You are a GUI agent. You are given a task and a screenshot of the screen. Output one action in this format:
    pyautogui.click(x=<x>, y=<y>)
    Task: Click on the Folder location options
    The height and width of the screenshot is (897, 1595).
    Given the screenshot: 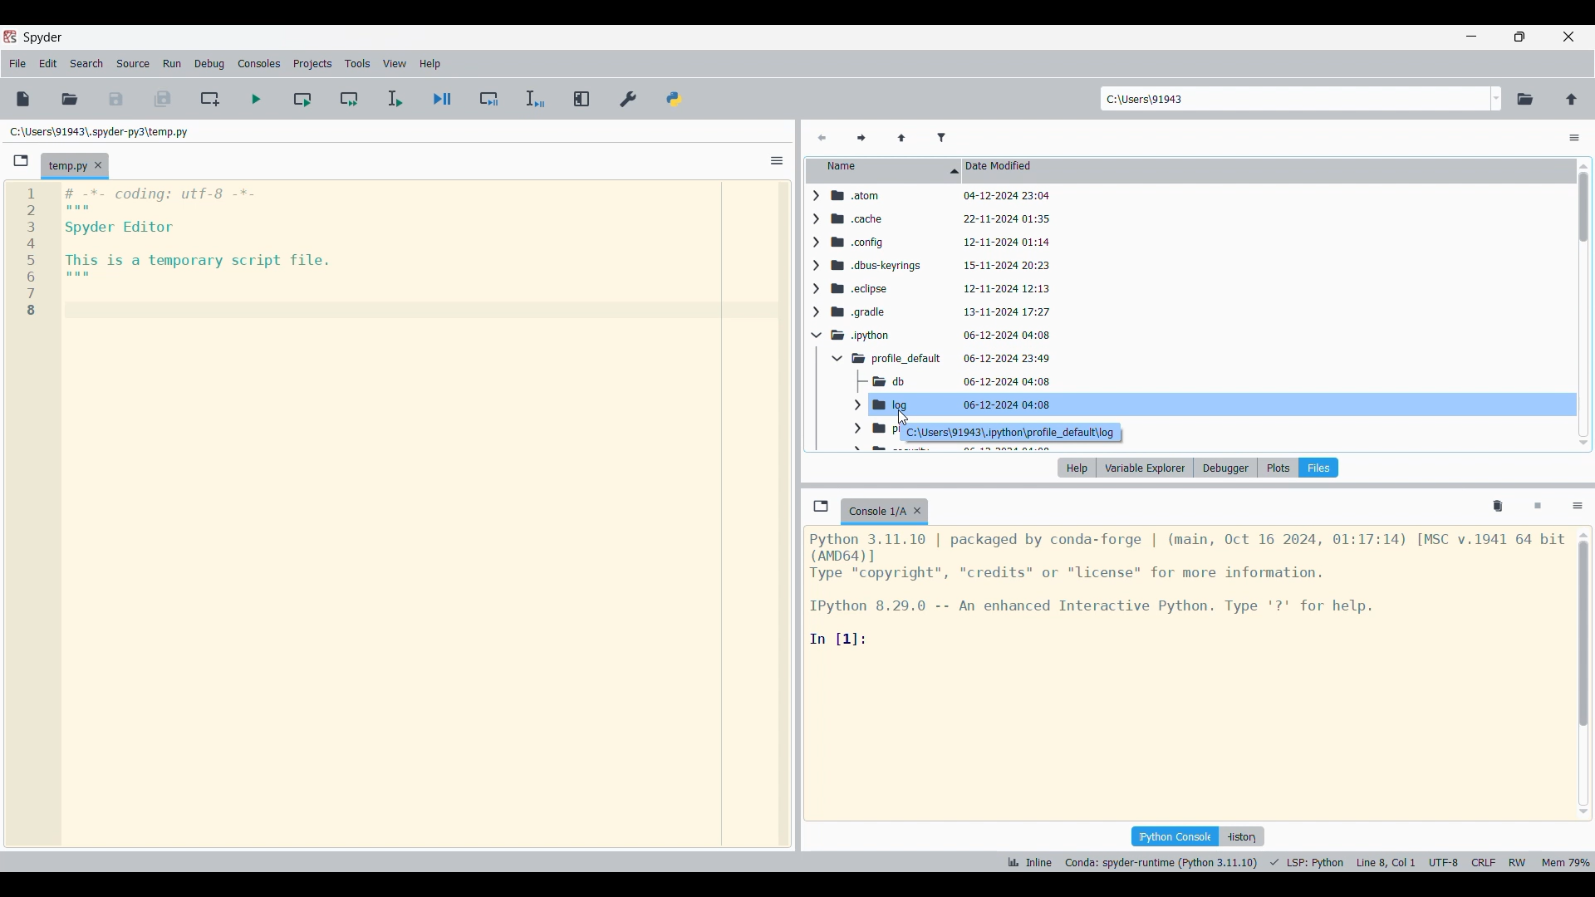 What is the action you would take?
    pyautogui.click(x=1496, y=99)
    